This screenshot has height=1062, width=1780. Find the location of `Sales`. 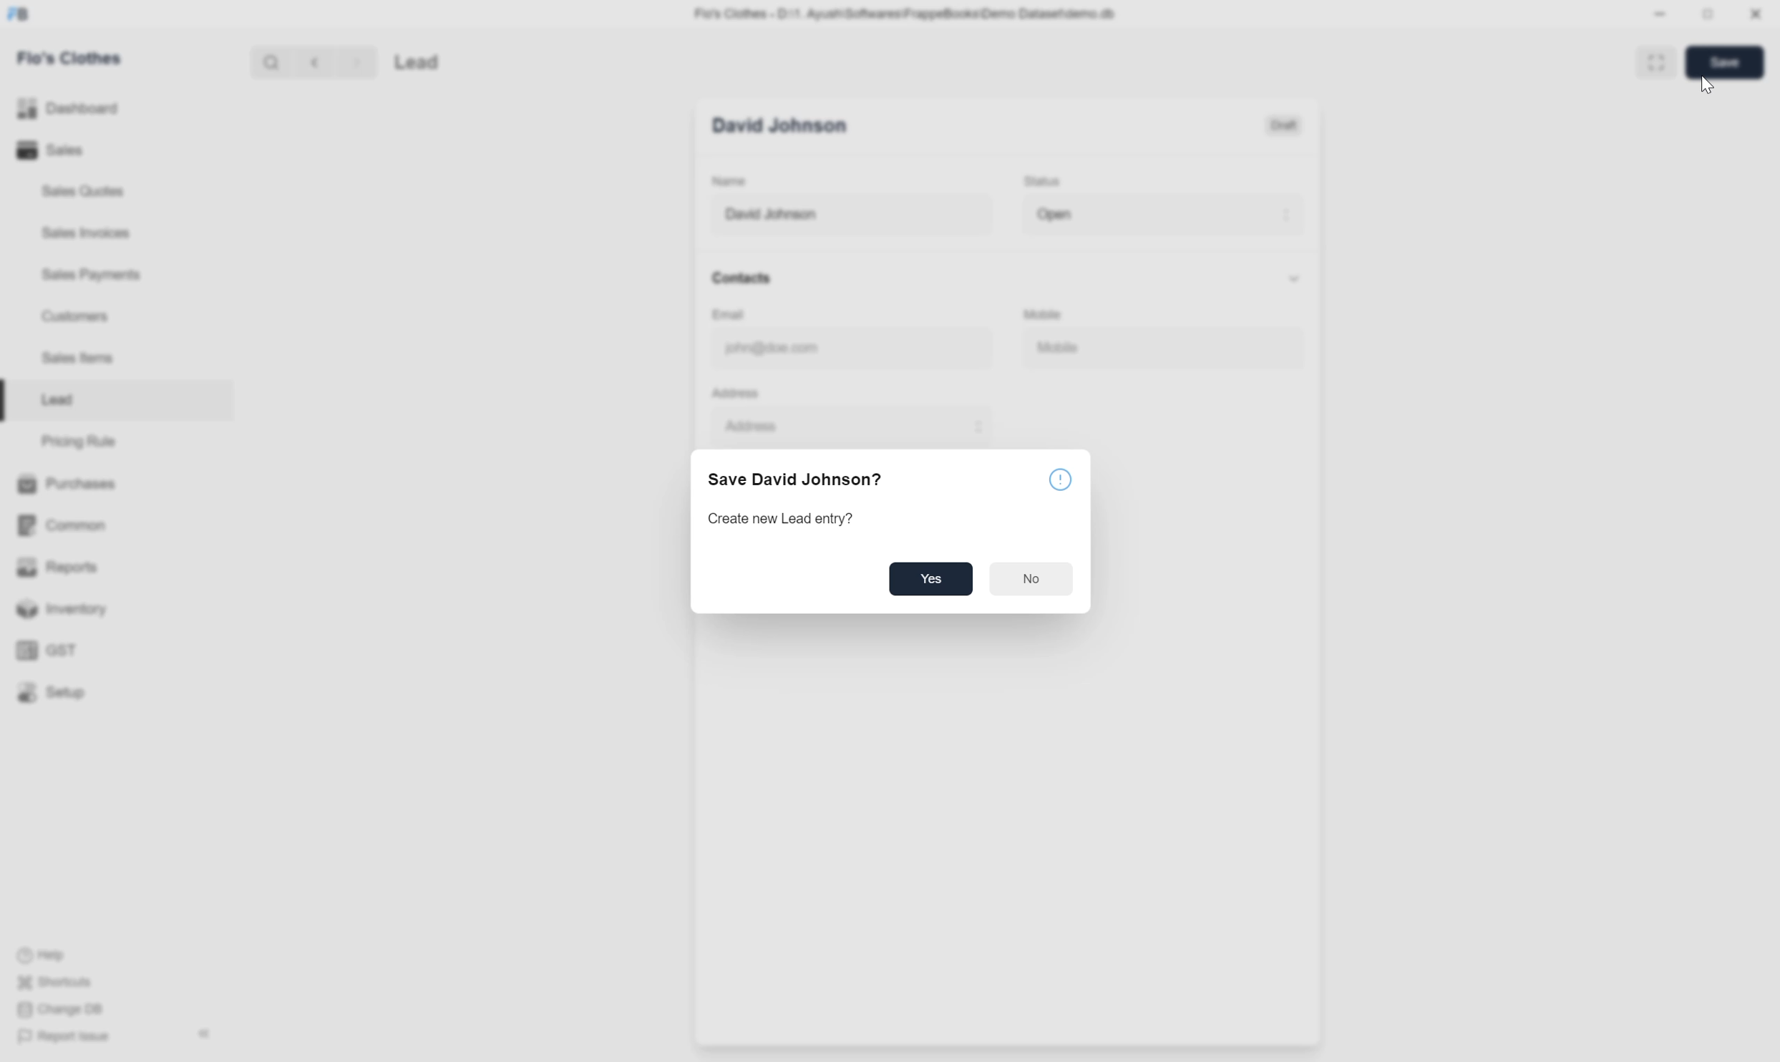

Sales is located at coordinates (50, 150).